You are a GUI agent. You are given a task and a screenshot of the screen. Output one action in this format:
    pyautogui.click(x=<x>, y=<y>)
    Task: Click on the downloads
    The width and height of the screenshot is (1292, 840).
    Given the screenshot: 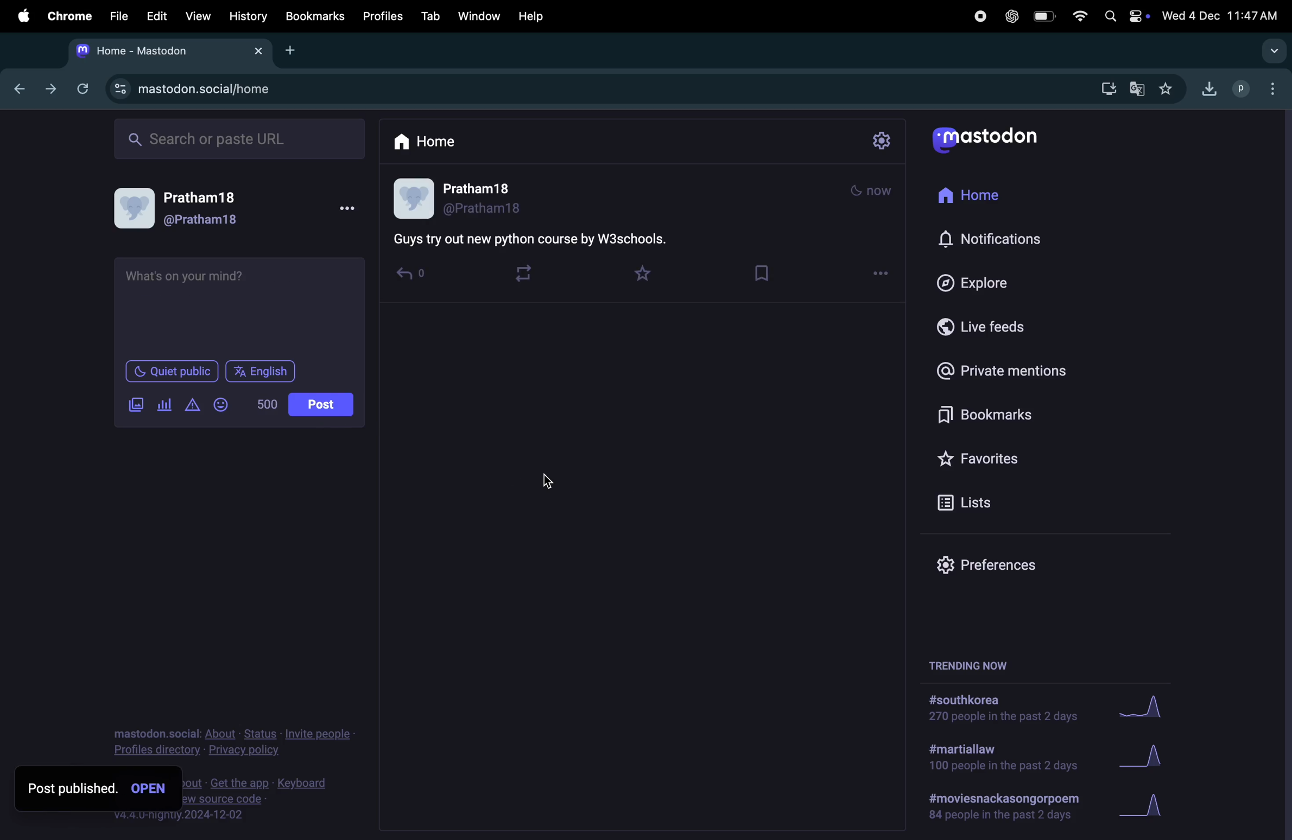 What is the action you would take?
    pyautogui.click(x=1108, y=87)
    